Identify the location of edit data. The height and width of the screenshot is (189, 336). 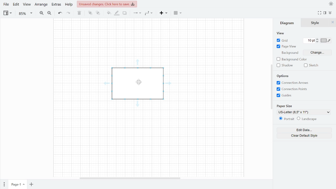
(304, 130).